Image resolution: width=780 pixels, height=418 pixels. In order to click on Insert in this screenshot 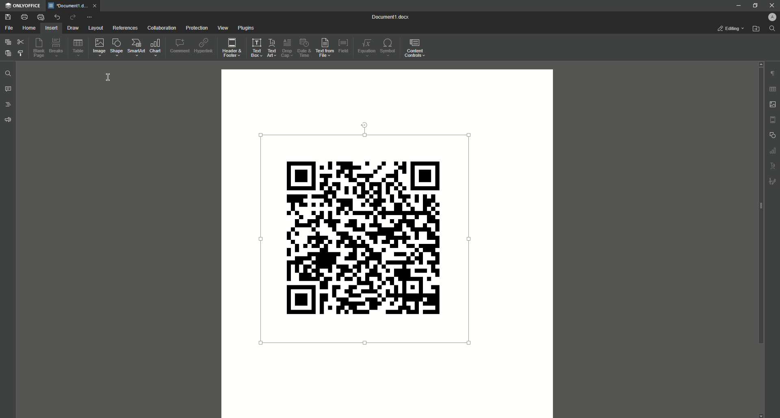, I will do `click(52, 28)`.